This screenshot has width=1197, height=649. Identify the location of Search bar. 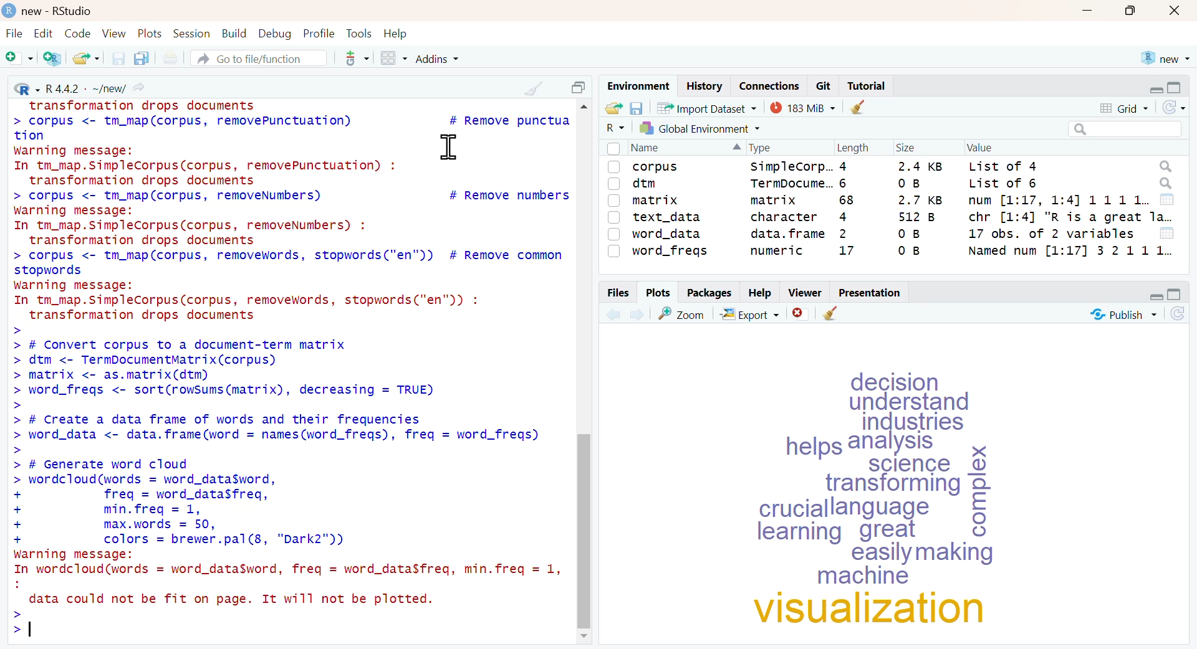
(1123, 129).